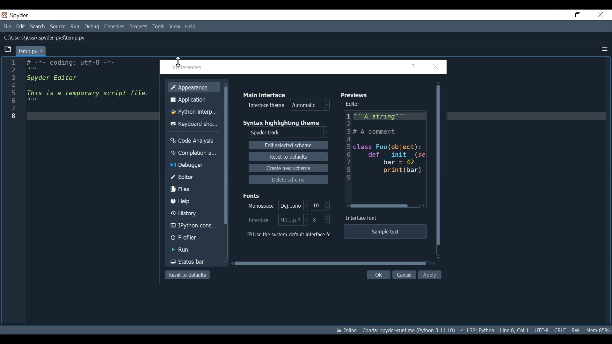  Describe the element at coordinates (514, 330) in the screenshot. I see `Cursor Position` at that location.